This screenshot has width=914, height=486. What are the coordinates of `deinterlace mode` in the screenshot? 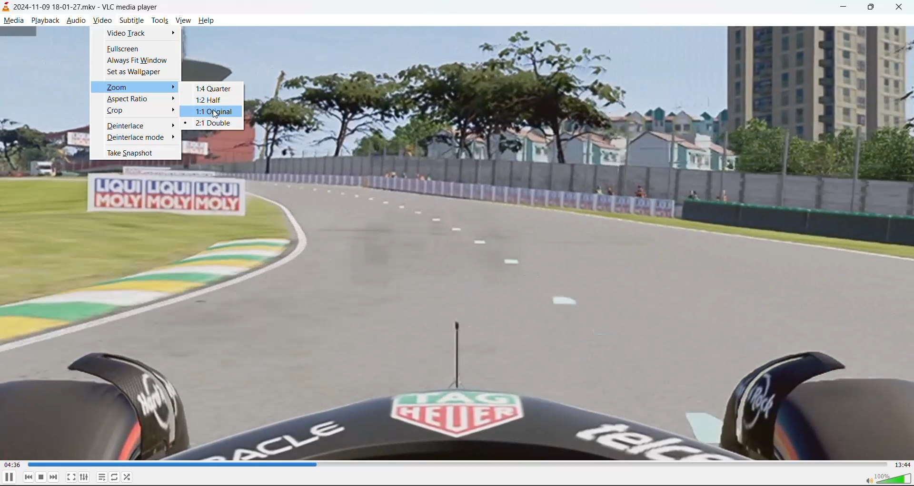 It's located at (140, 136).